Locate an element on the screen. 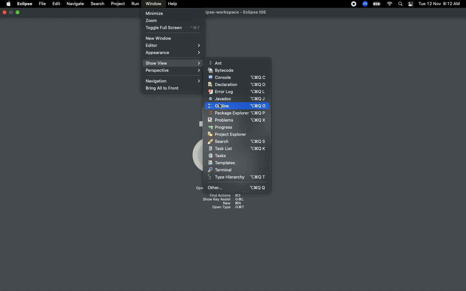 This screenshot has width=466, height=291. Show view is located at coordinates (172, 63).